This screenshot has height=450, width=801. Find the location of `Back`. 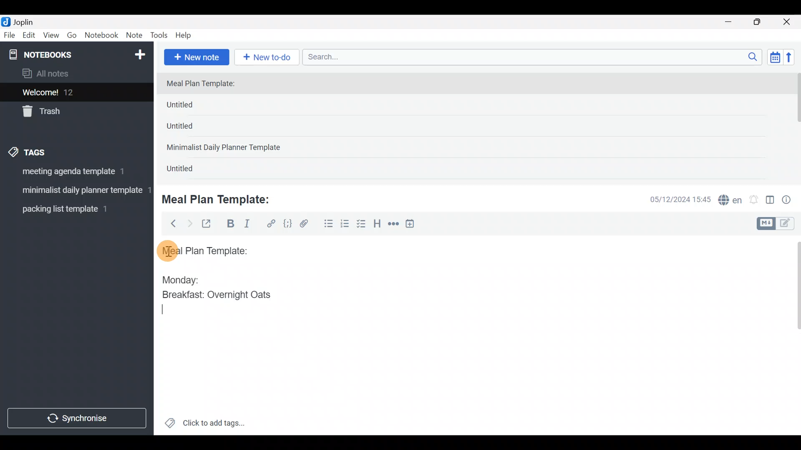

Back is located at coordinates (170, 223).